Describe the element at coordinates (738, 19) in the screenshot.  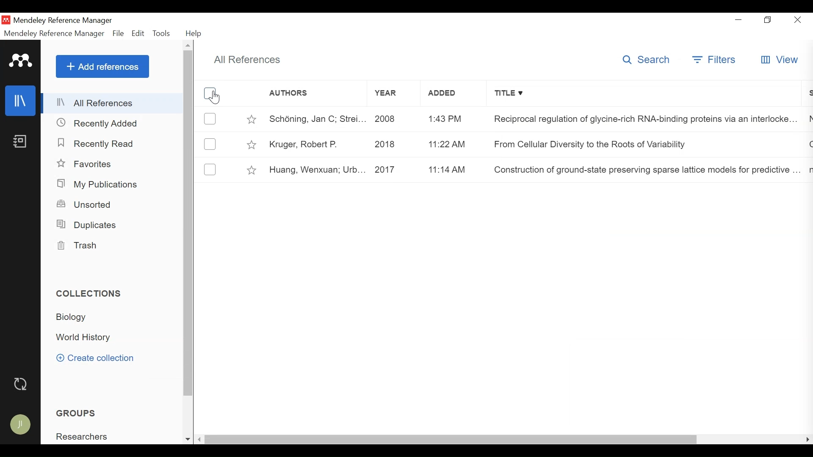
I see `minimize` at that location.